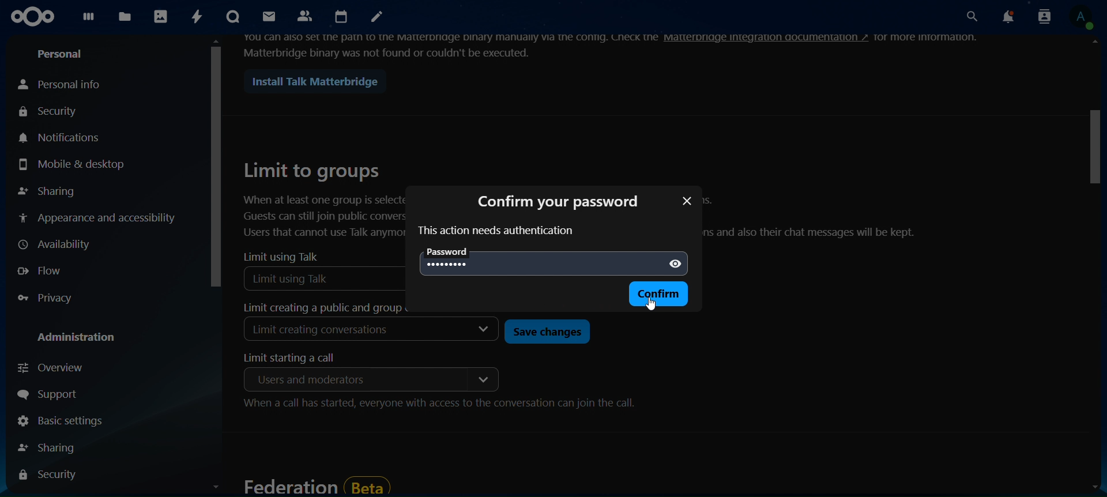  Describe the element at coordinates (281, 257) in the screenshot. I see `limit using talk` at that location.